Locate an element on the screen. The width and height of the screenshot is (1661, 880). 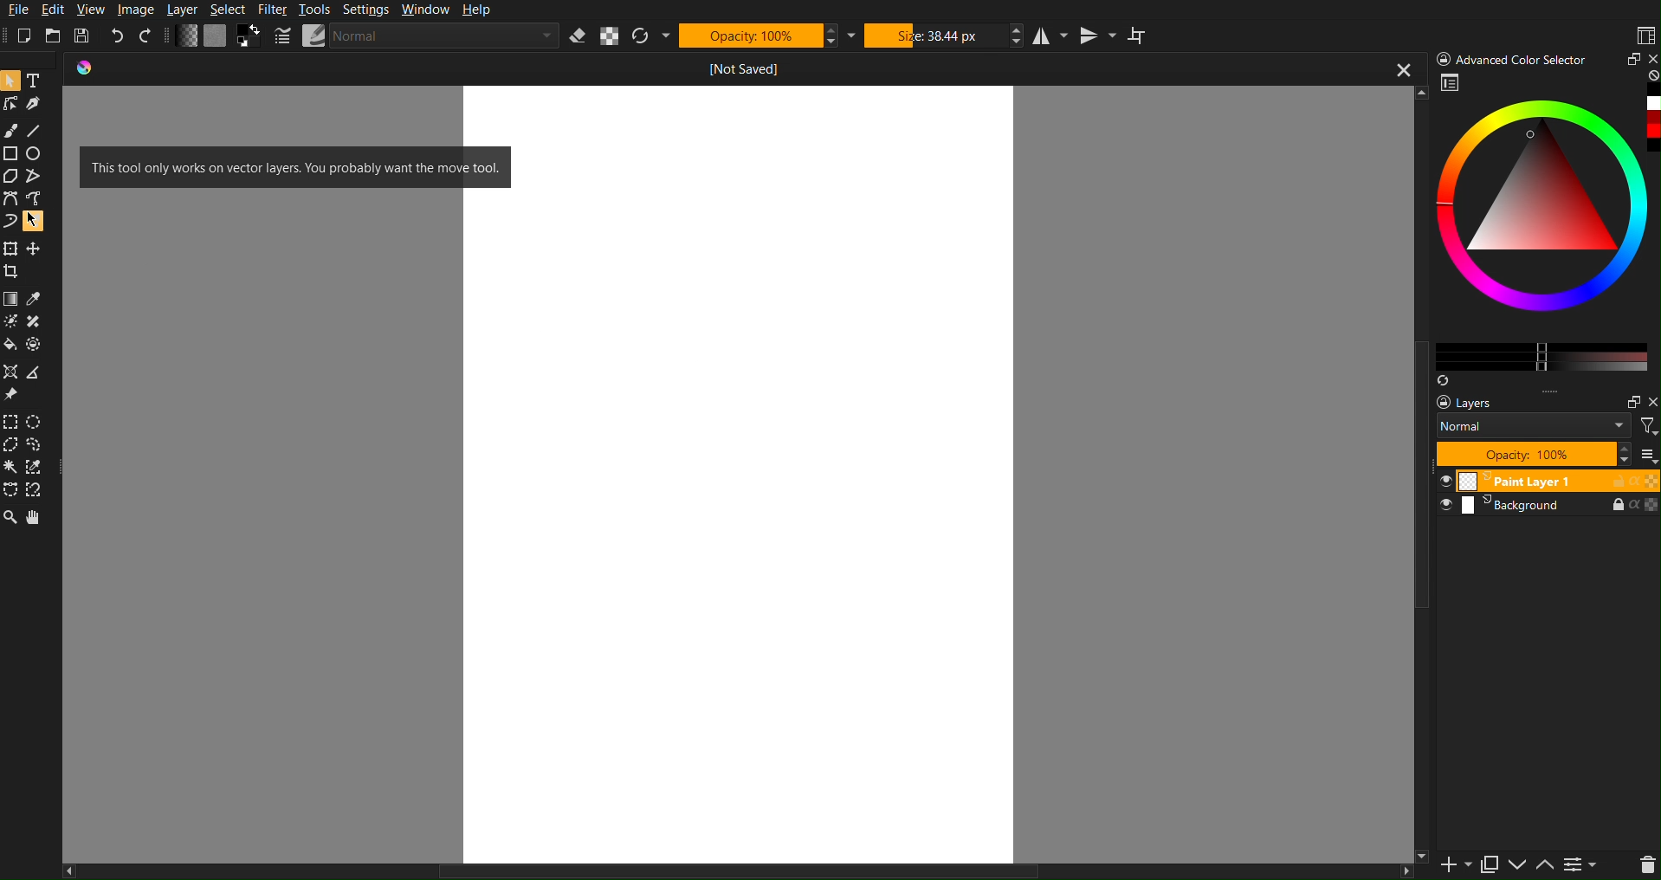
close is located at coordinates (1401, 71).